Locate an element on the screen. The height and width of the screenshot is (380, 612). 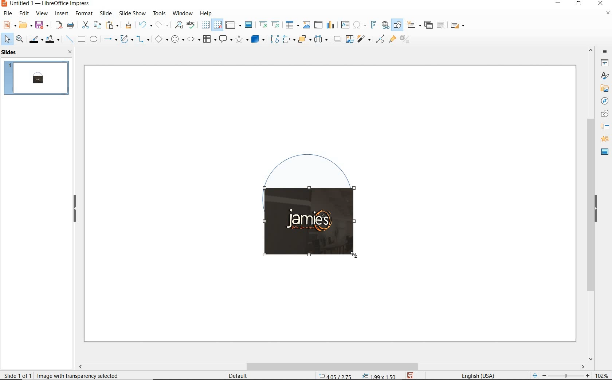
select is located at coordinates (8, 39).